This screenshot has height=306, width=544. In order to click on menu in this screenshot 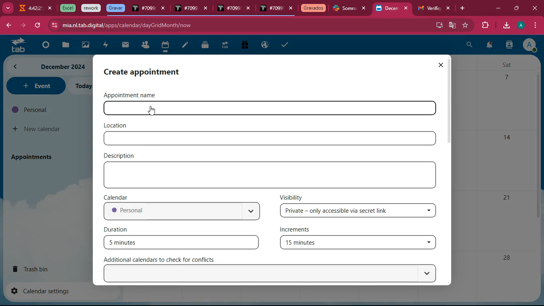, I will do `click(534, 25)`.